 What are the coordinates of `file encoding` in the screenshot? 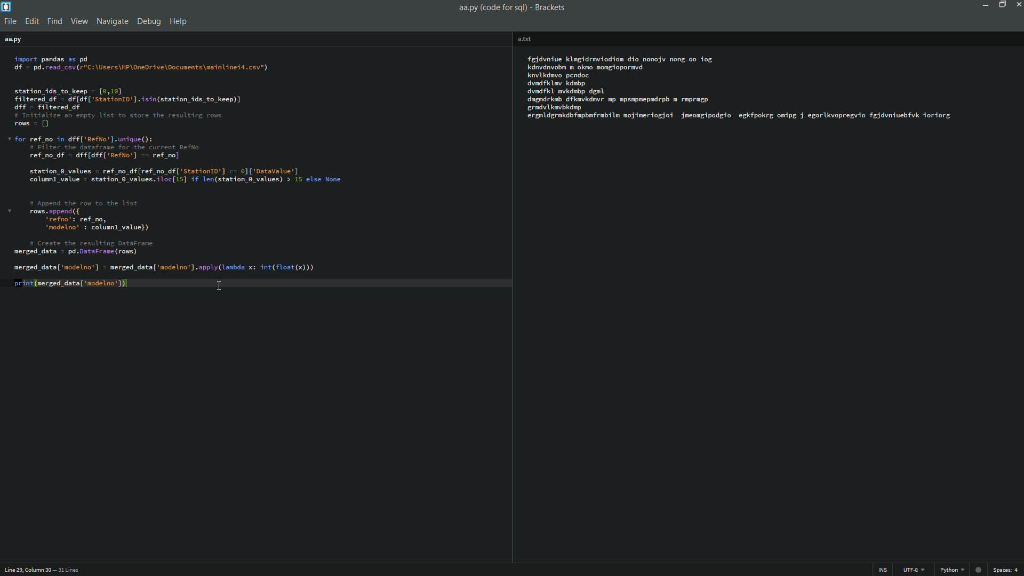 It's located at (911, 569).